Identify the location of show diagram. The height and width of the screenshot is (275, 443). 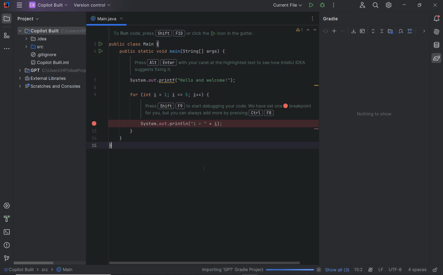
(410, 31).